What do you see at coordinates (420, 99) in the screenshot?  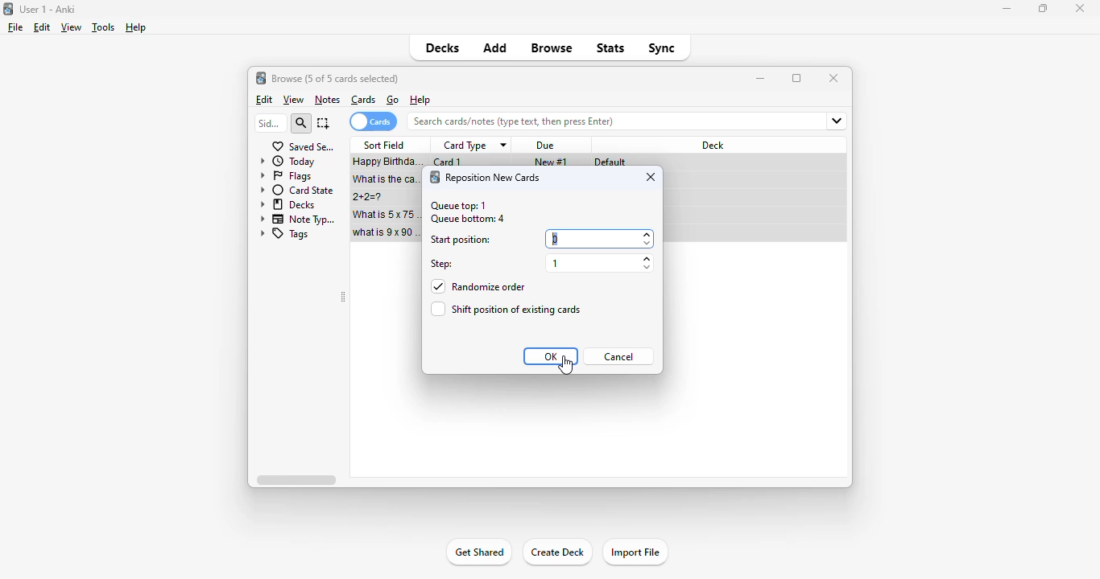 I see `help` at bounding box center [420, 99].